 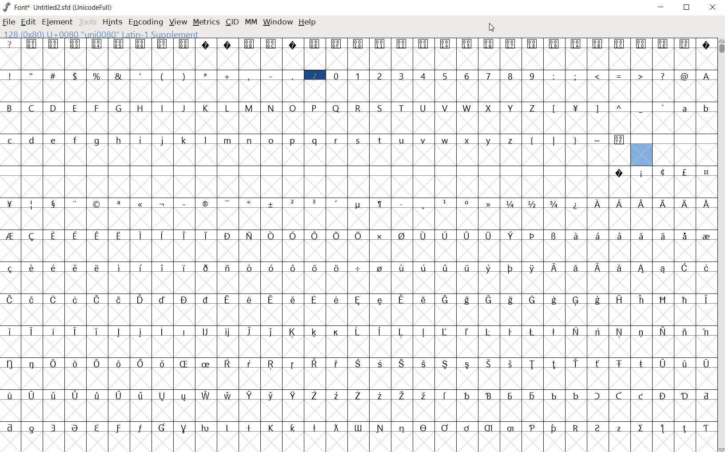 What do you see at coordinates (10, 44) in the screenshot?
I see `Glyph` at bounding box center [10, 44].